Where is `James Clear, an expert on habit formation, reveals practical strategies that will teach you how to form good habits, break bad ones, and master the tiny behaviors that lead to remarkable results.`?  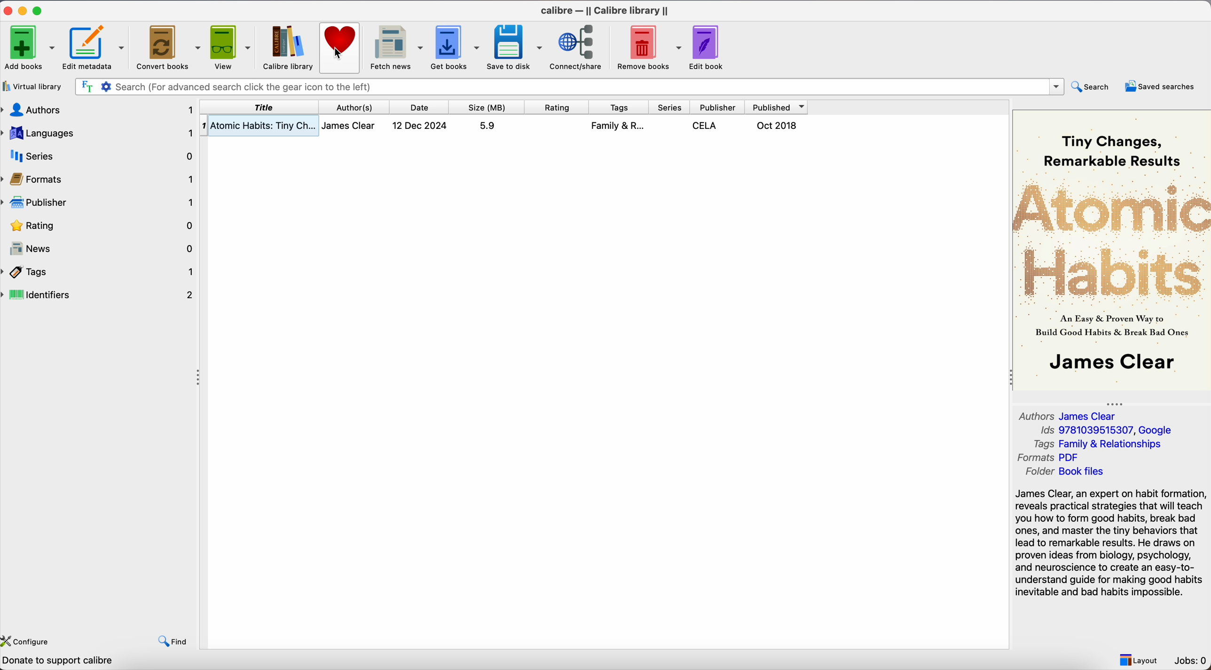 James Clear, an expert on habit formation, reveals practical strategies that will teach you how to form good habits, break bad ones, and master the tiny behaviors that lead to remarkable results. is located at coordinates (1111, 544).